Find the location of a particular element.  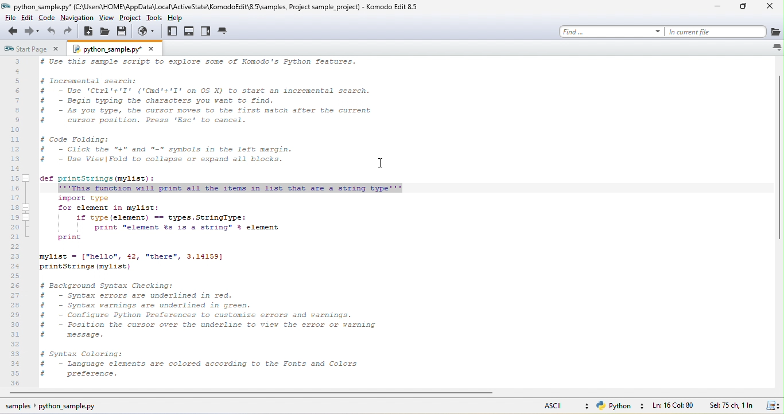

new is located at coordinates (90, 33).